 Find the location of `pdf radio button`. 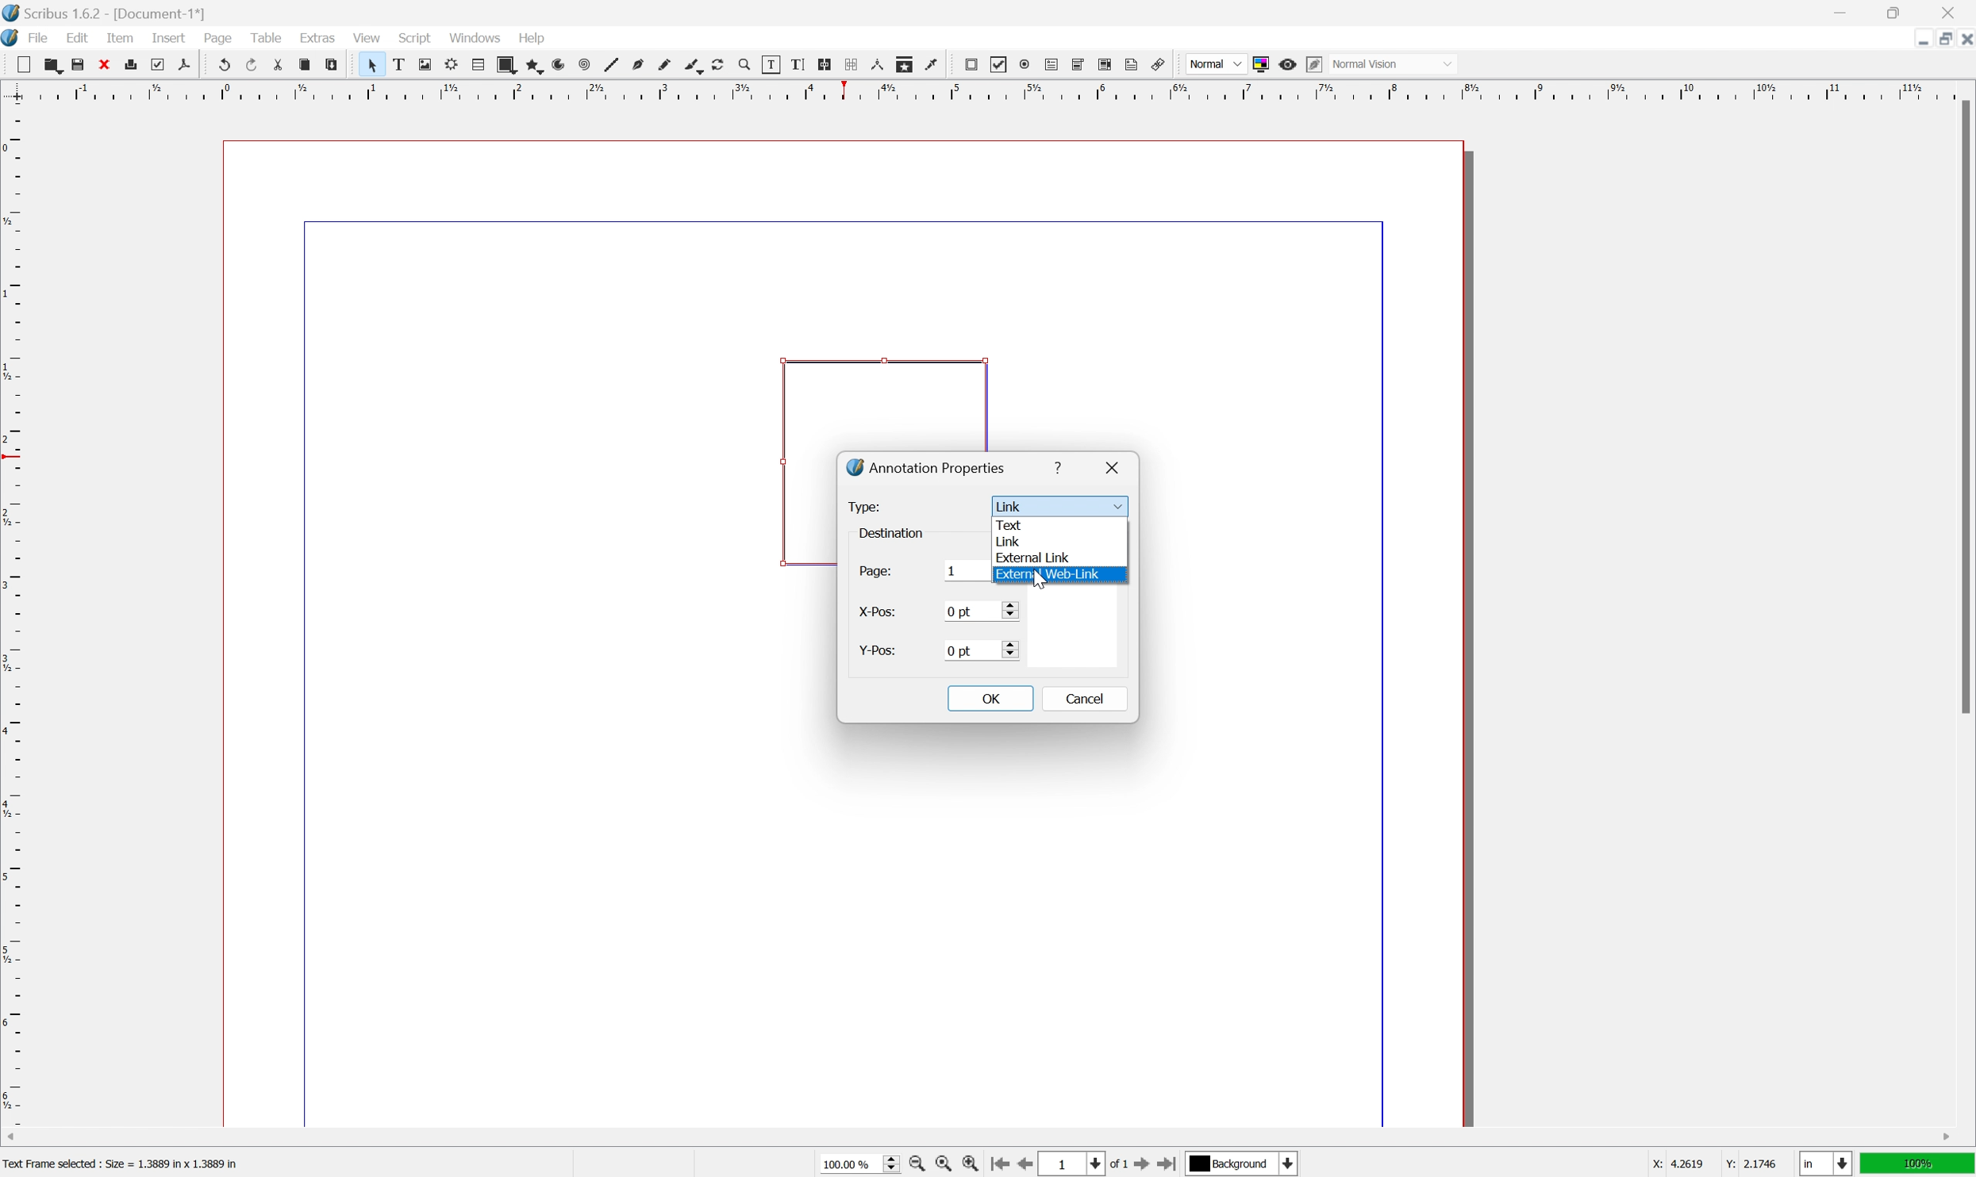

pdf radio button is located at coordinates (1025, 64).